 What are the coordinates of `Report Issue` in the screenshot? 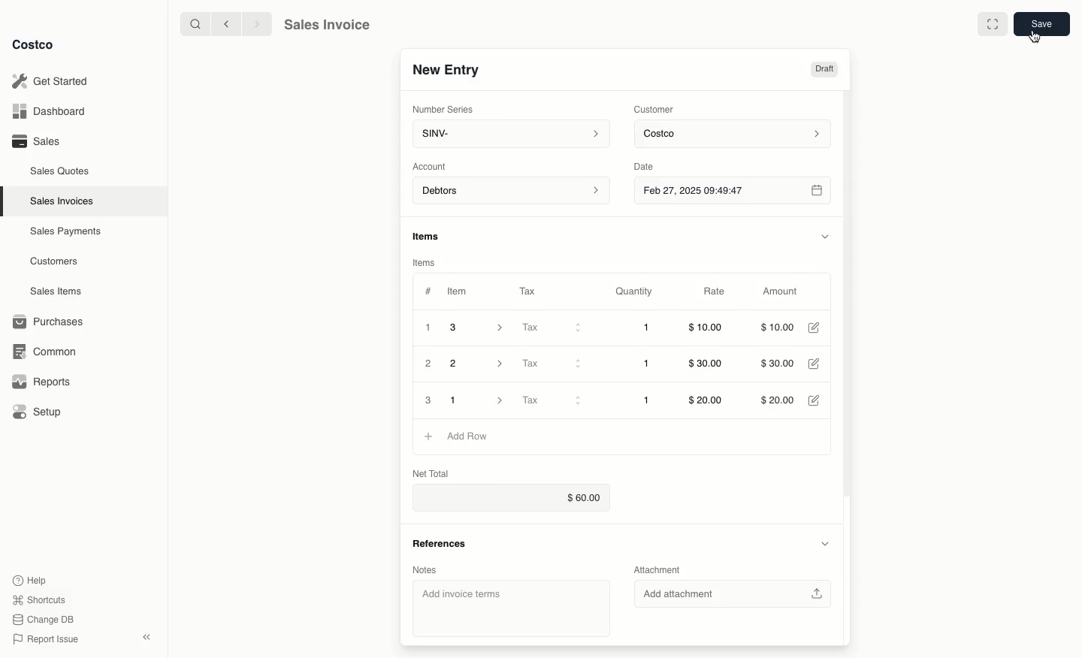 It's located at (46, 639).